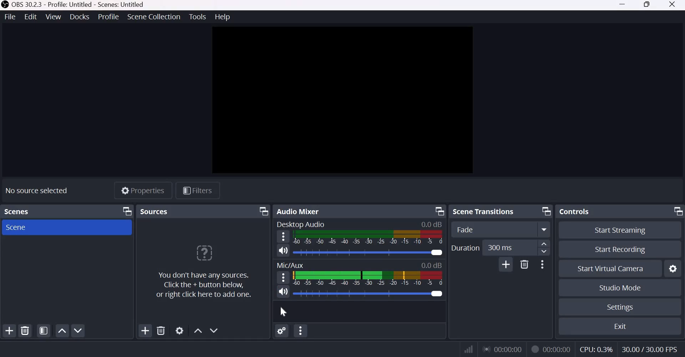 Image resolution: width=685 pixels, height=357 pixels. What do you see at coordinates (301, 225) in the screenshot?
I see `Desktop Audio` at bounding box center [301, 225].